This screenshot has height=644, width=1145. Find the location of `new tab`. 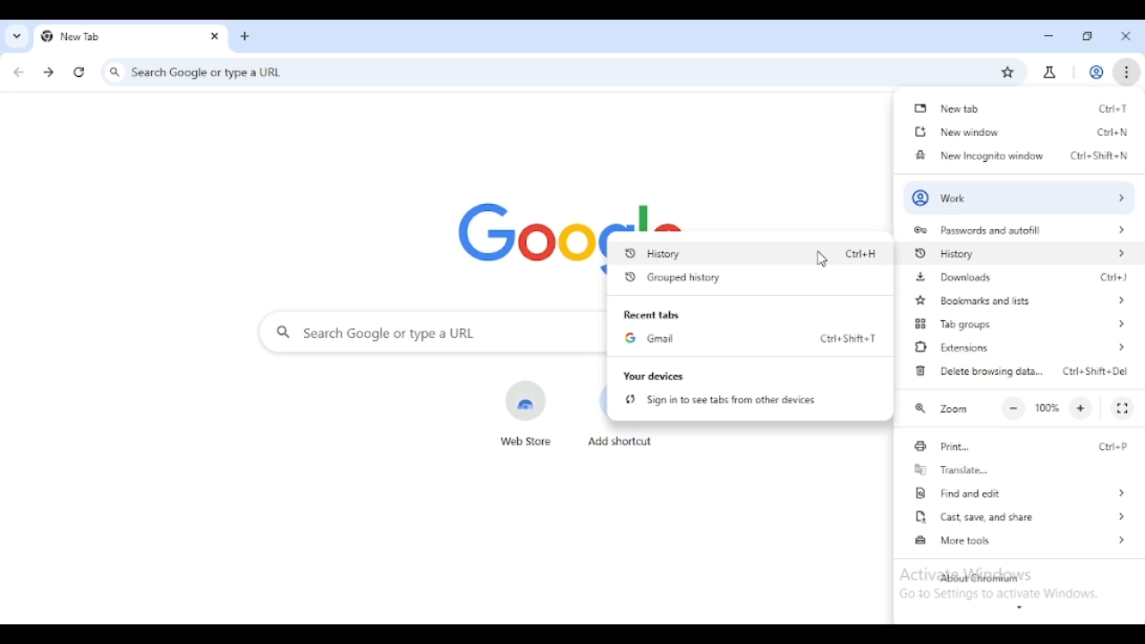

new tab is located at coordinates (946, 107).